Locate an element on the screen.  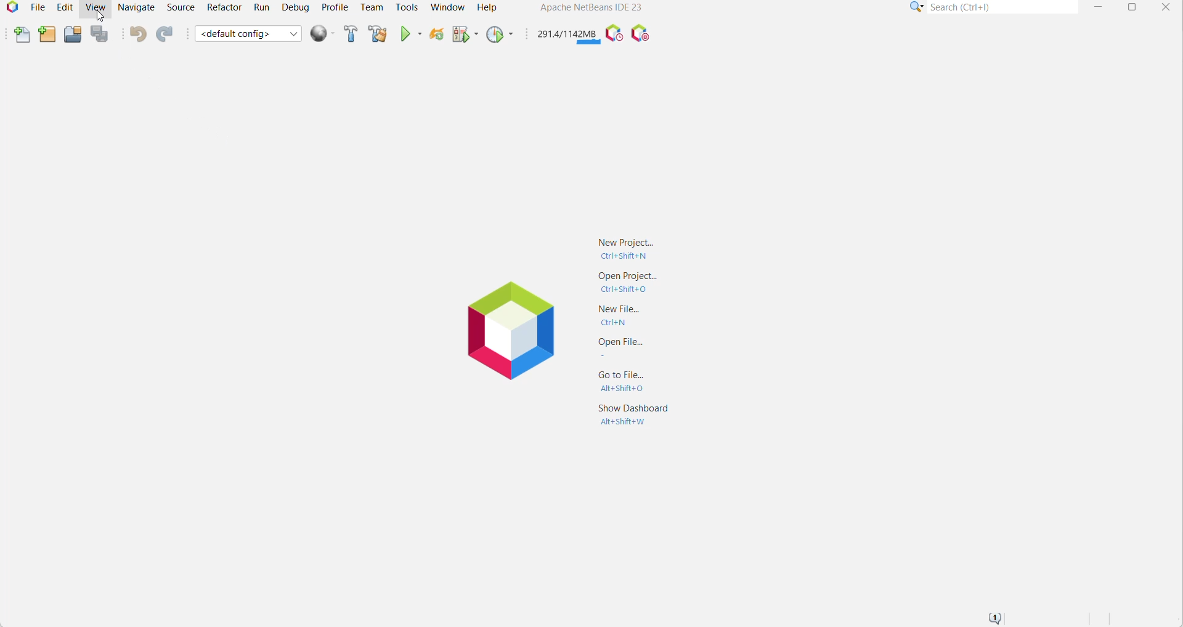
Search is located at coordinates (1004, 7).